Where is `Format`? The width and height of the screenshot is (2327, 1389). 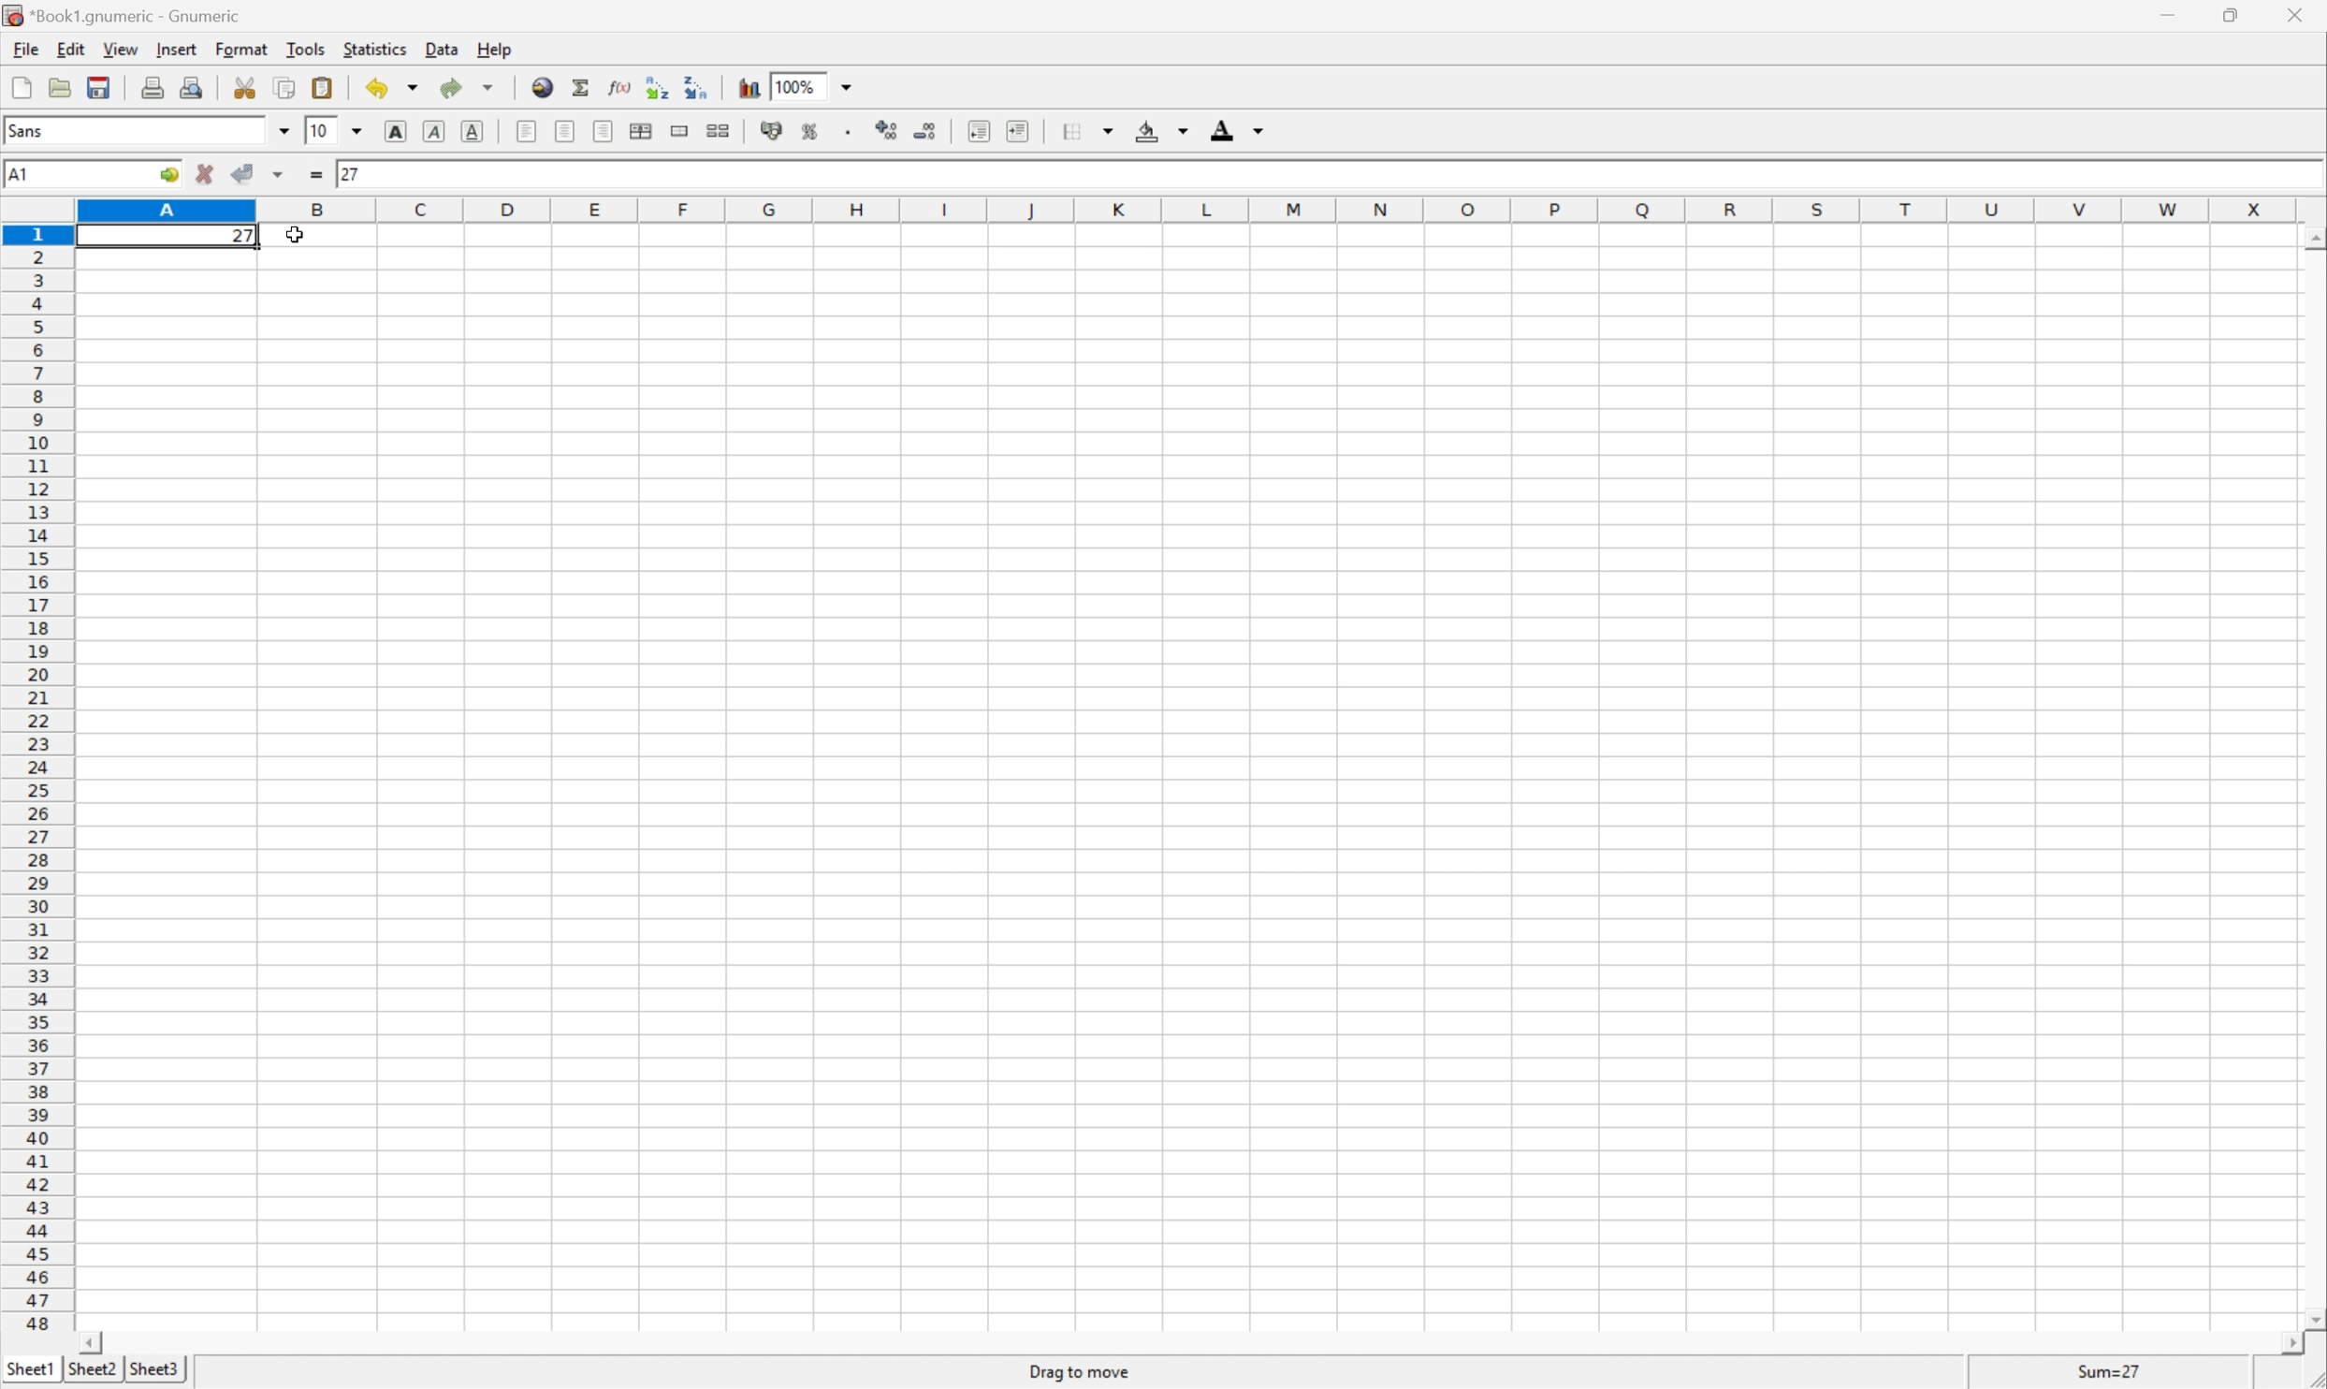
Format is located at coordinates (241, 48).